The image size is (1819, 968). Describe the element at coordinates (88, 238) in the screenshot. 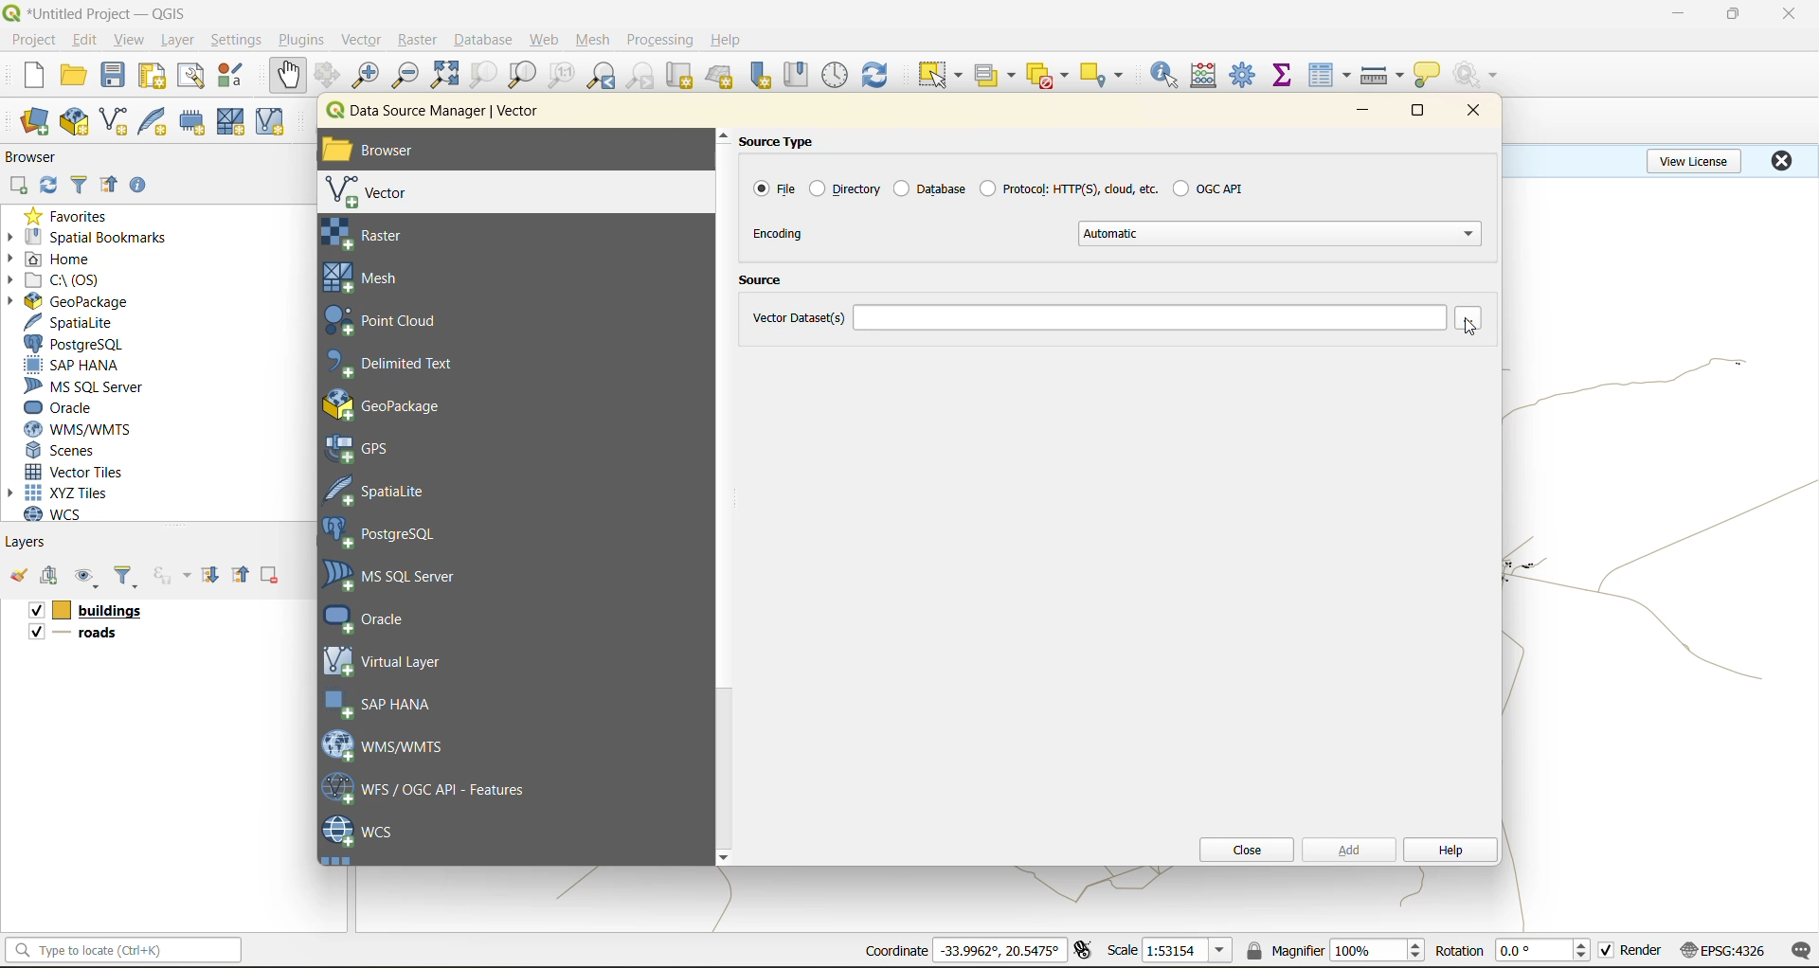

I see `spatial bookmarks` at that location.